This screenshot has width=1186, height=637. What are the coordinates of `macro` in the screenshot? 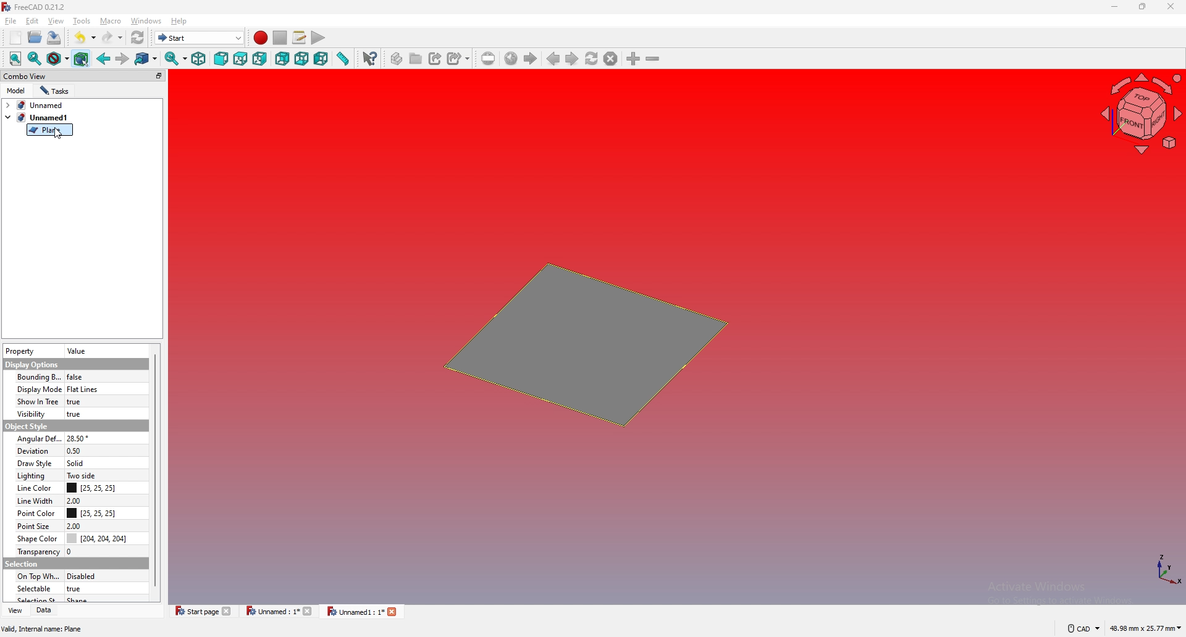 It's located at (111, 20).